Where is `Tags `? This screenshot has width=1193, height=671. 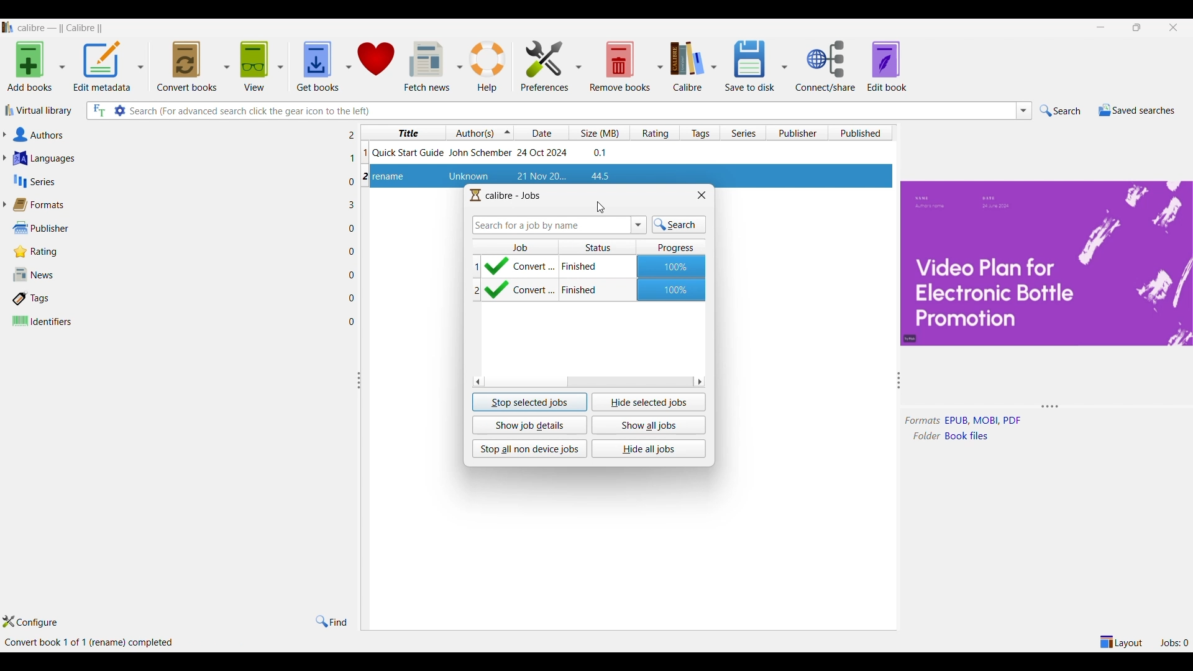 Tags  is located at coordinates (176, 299).